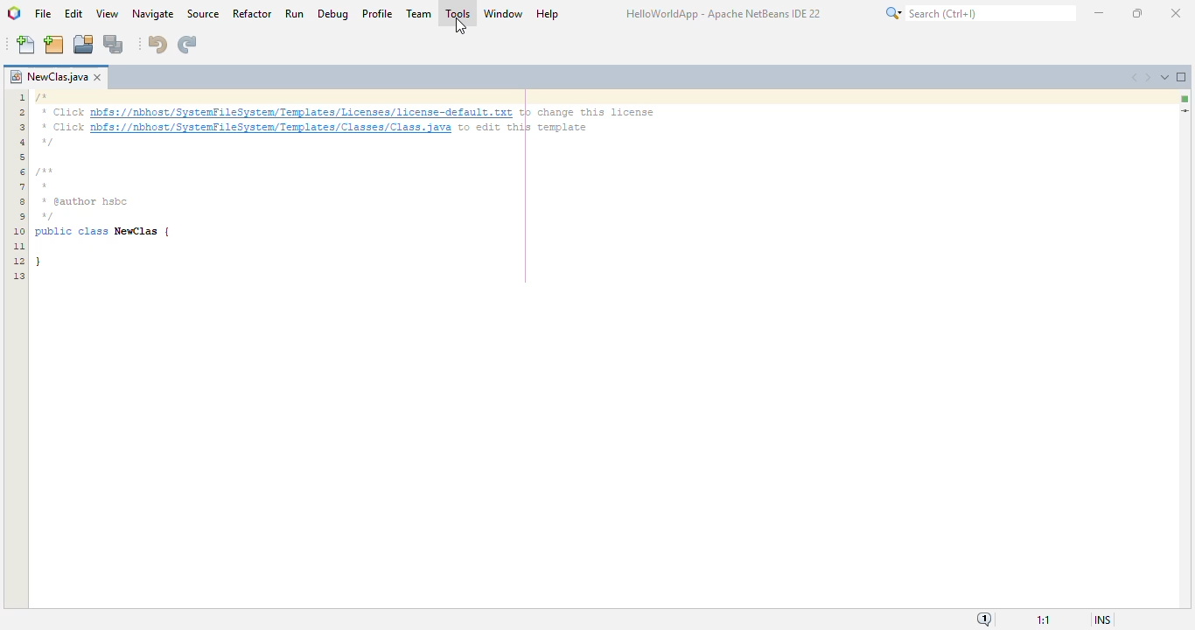 The width and height of the screenshot is (1195, 630). Describe the element at coordinates (294, 13) in the screenshot. I see `run` at that location.